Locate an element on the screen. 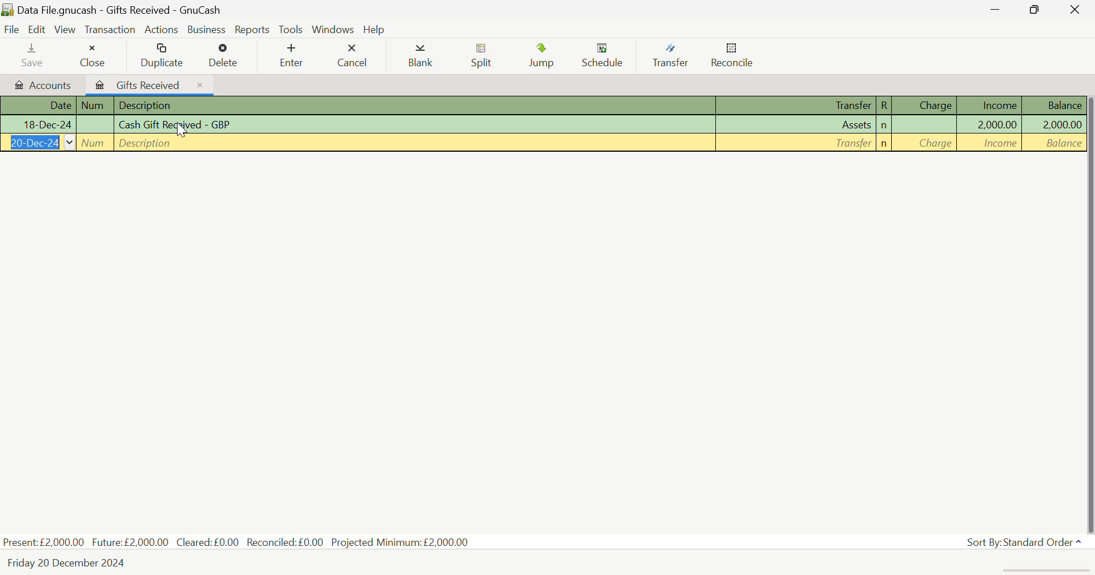 This screenshot has width=1095, height=575. Accounts Tab is located at coordinates (41, 83).